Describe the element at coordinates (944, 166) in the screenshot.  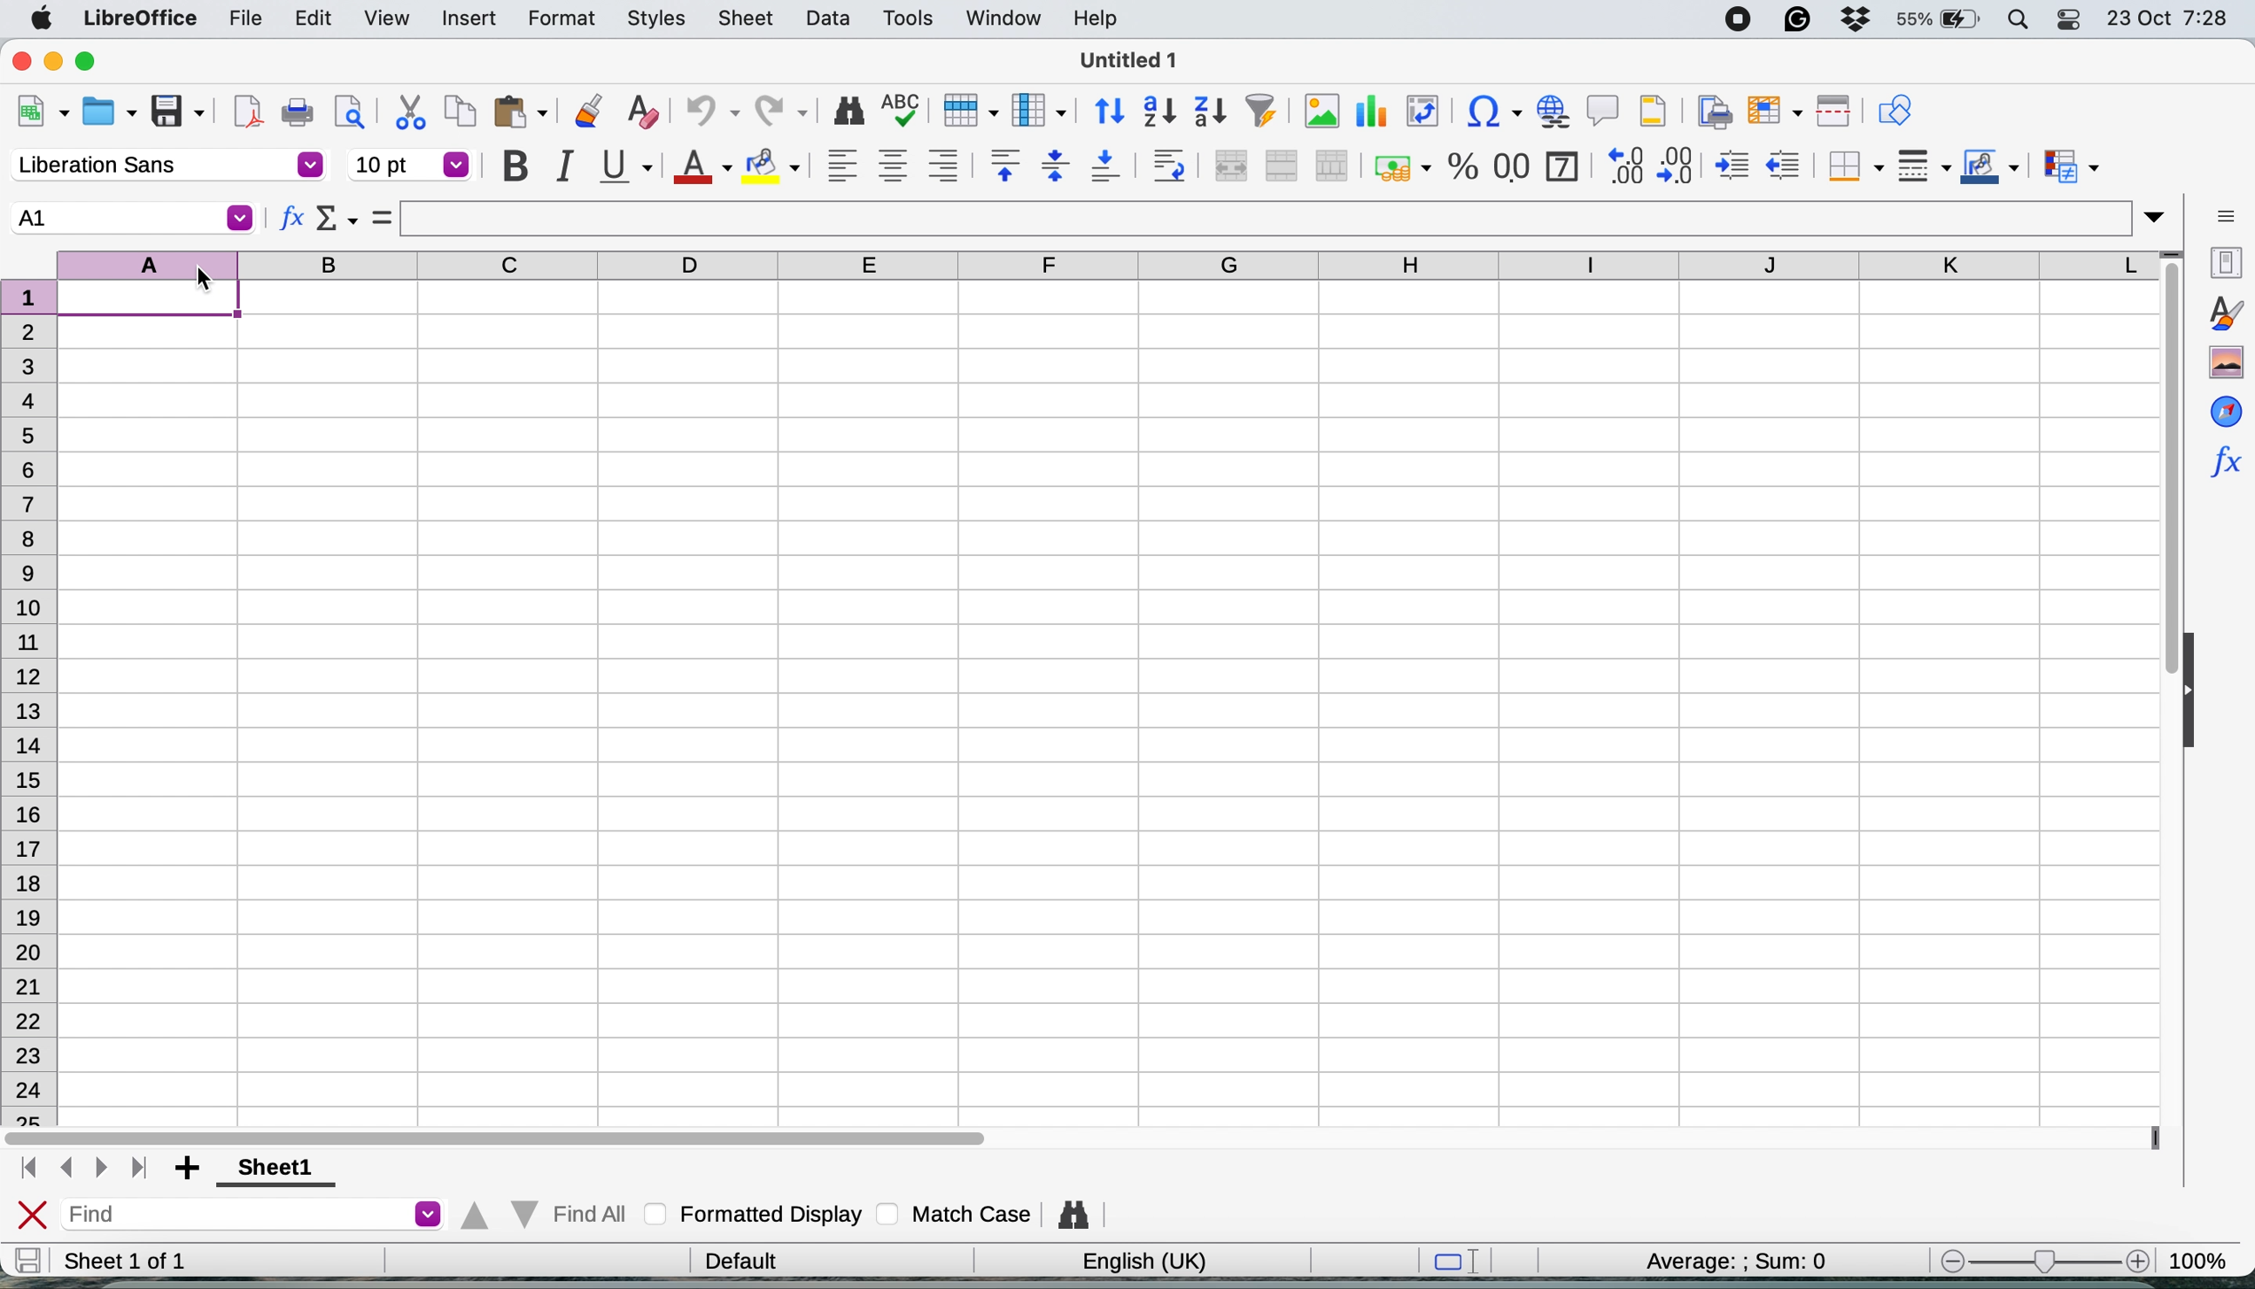
I see `align right` at that location.